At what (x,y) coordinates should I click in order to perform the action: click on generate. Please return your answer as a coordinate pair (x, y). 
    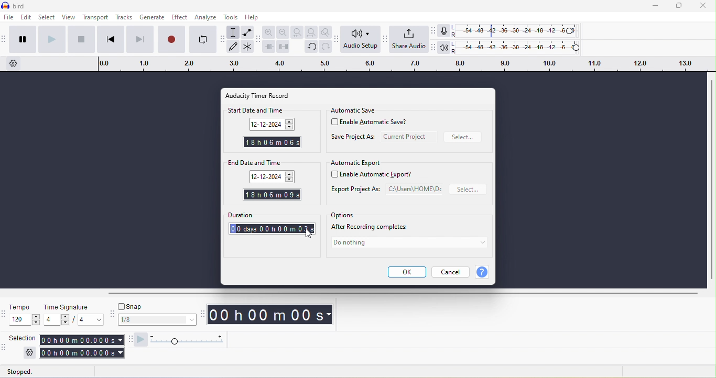
    Looking at the image, I should click on (152, 18).